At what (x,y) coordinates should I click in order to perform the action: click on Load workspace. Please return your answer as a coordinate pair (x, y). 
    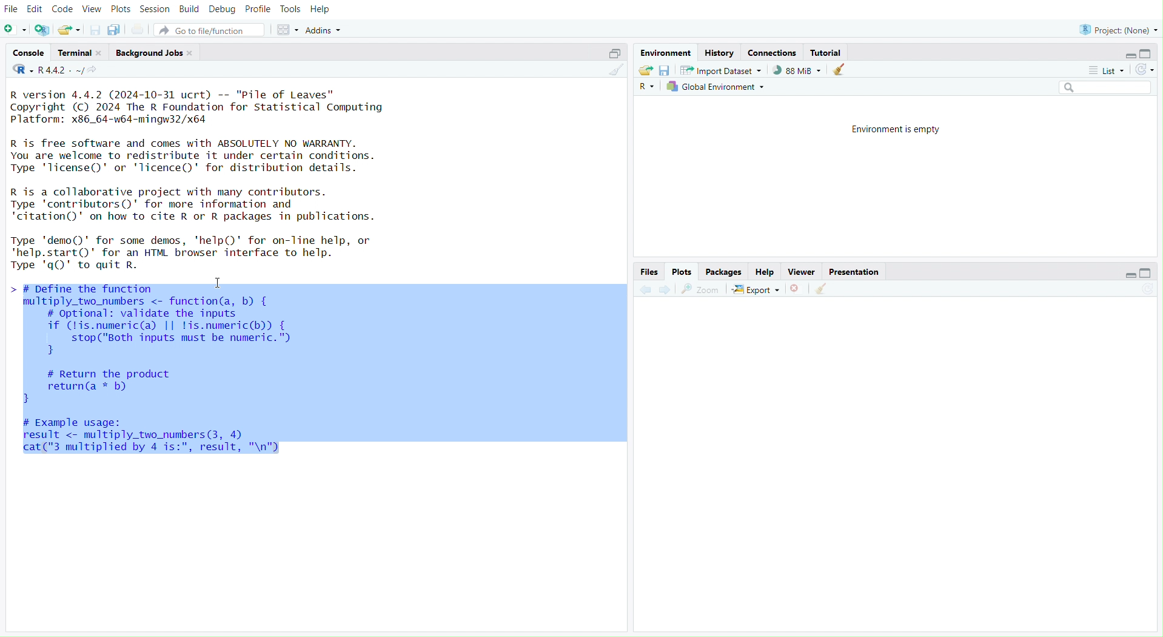
    Looking at the image, I should click on (646, 69).